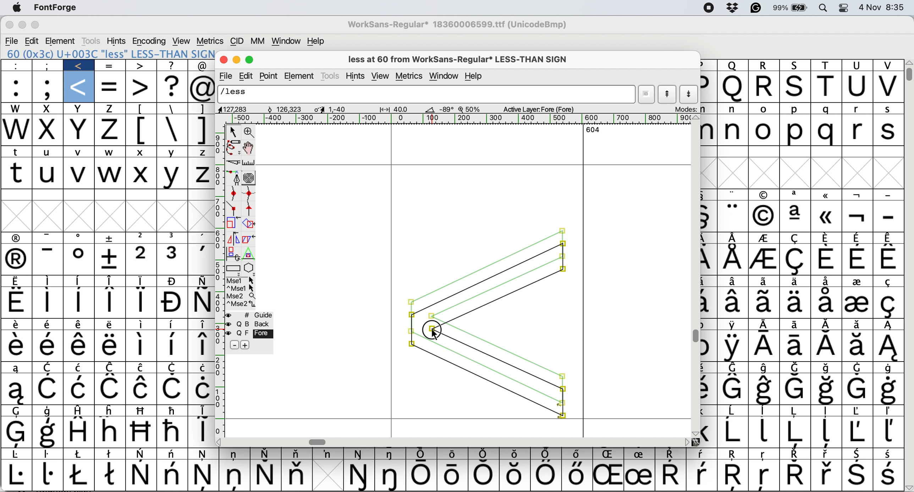  Describe the element at coordinates (141, 302) in the screenshot. I see `Symbol` at that location.